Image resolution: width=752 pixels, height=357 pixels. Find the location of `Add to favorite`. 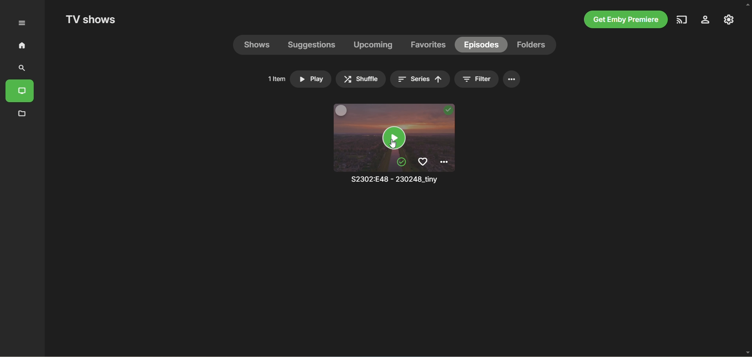

Add to favorite is located at coordinates (423, 162).